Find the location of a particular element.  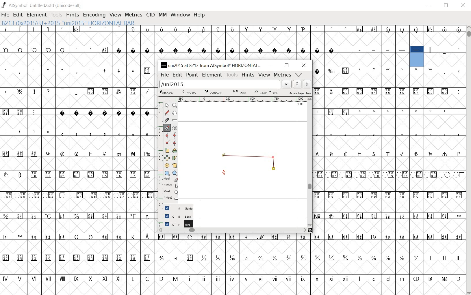

add a point, then drag out its control points is located at coordinates (166, 127).